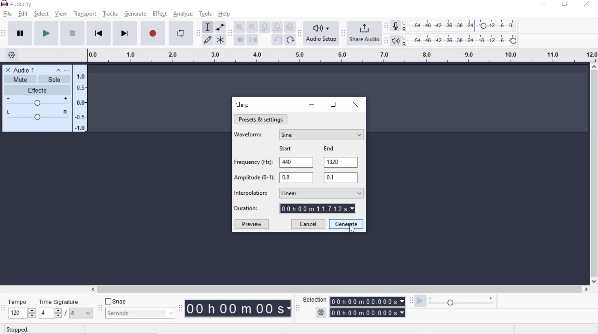 The height and width of the screenshot is (334, 598). What do you see at coordinates (395, 41) in the screenshot?
I see `Playback meter` at bounding box center [395, 41].